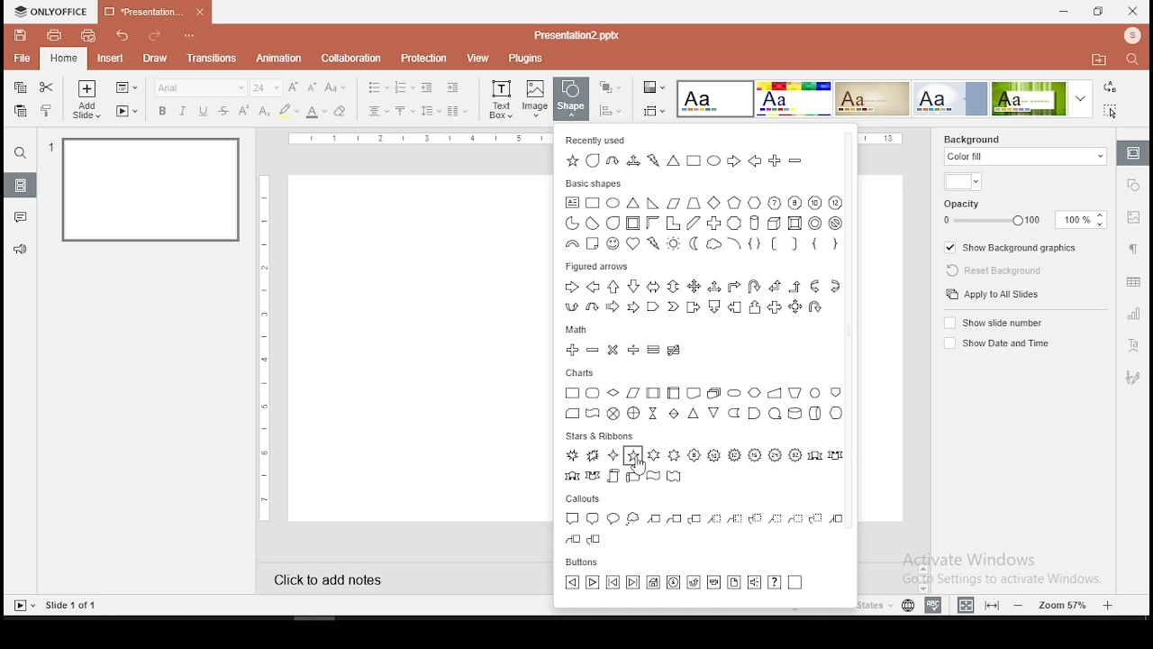 This screenshot has width=1153, height=649. Describe the element at coordinates (1065, 13) in the screenshot. I see `minimize` at that location.